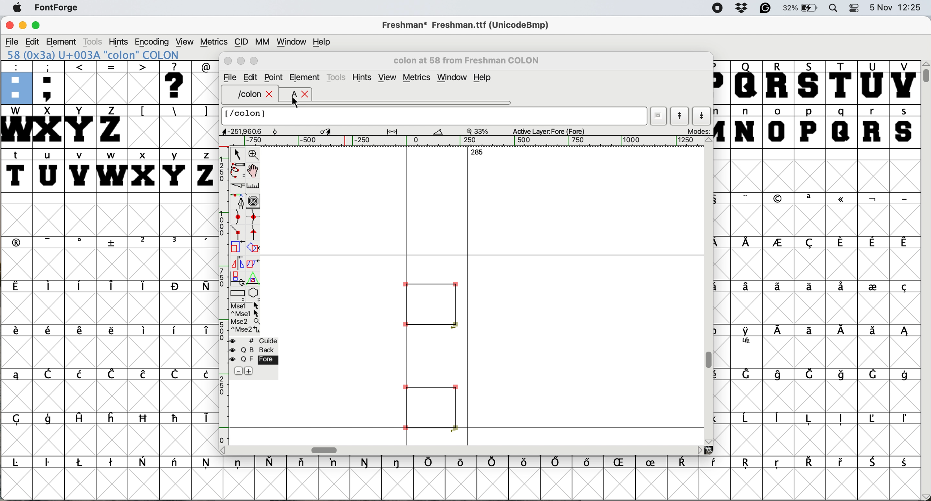 The height and width of the screenshot is (501, 931). I want to click on X, so click(48, 126).